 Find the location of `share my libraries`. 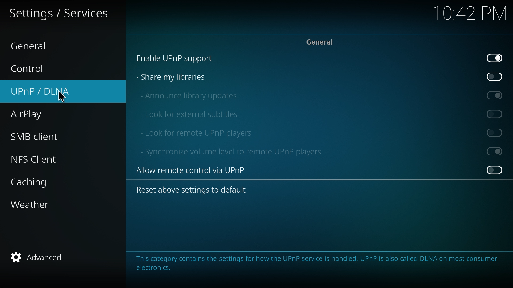

share my libraries is located at coordinates (319, 78).